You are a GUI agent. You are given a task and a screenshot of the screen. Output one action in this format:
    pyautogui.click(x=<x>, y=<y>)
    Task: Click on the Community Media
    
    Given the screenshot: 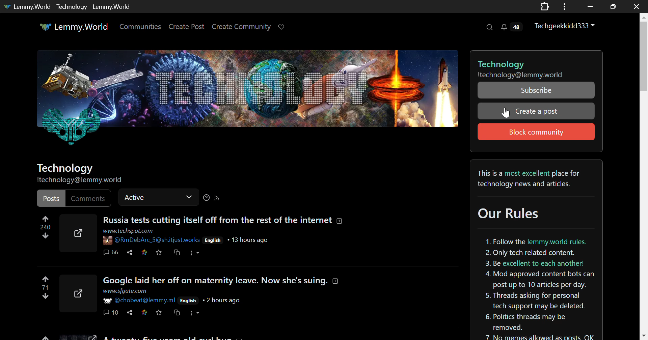 What is the action you would take?
    pyautogui.click(x=248, y=102)
    